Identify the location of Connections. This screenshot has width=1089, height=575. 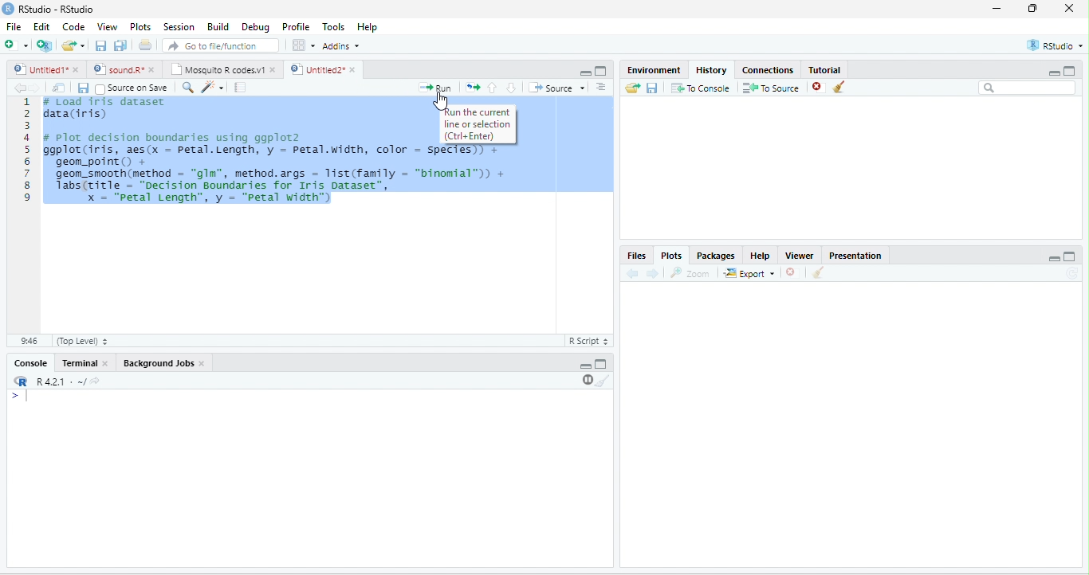
(767, 70).